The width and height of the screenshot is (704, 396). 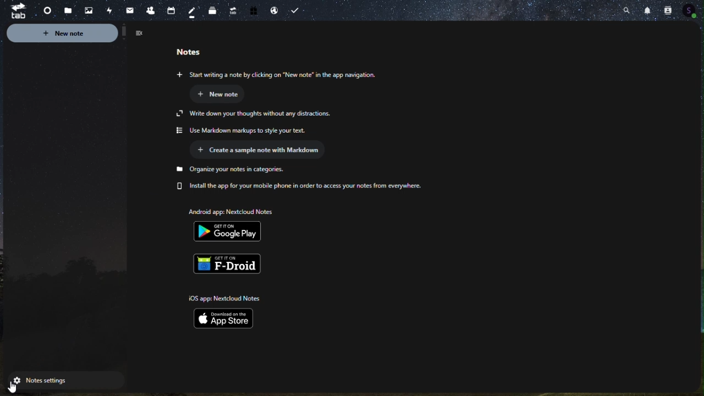 I want to click on Files, so click(x=67, y=10).